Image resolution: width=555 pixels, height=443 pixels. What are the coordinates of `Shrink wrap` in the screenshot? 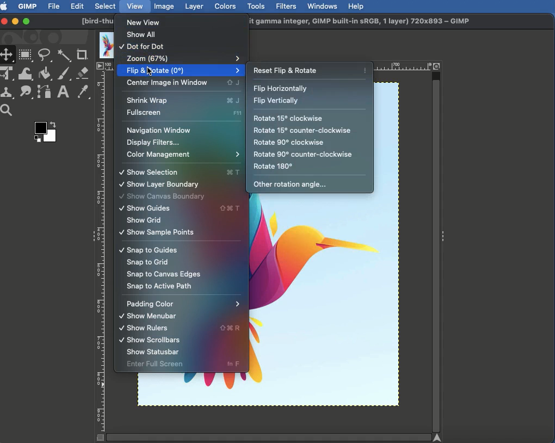 It's located at (165, 100).